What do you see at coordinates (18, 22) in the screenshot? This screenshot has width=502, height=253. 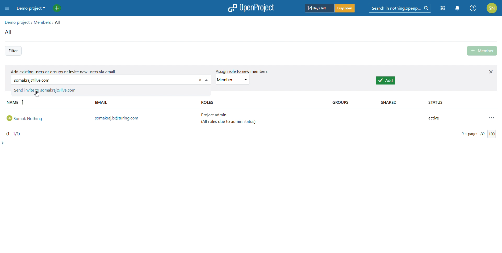 I see `demo projects/` at bounding box center [18, 22].